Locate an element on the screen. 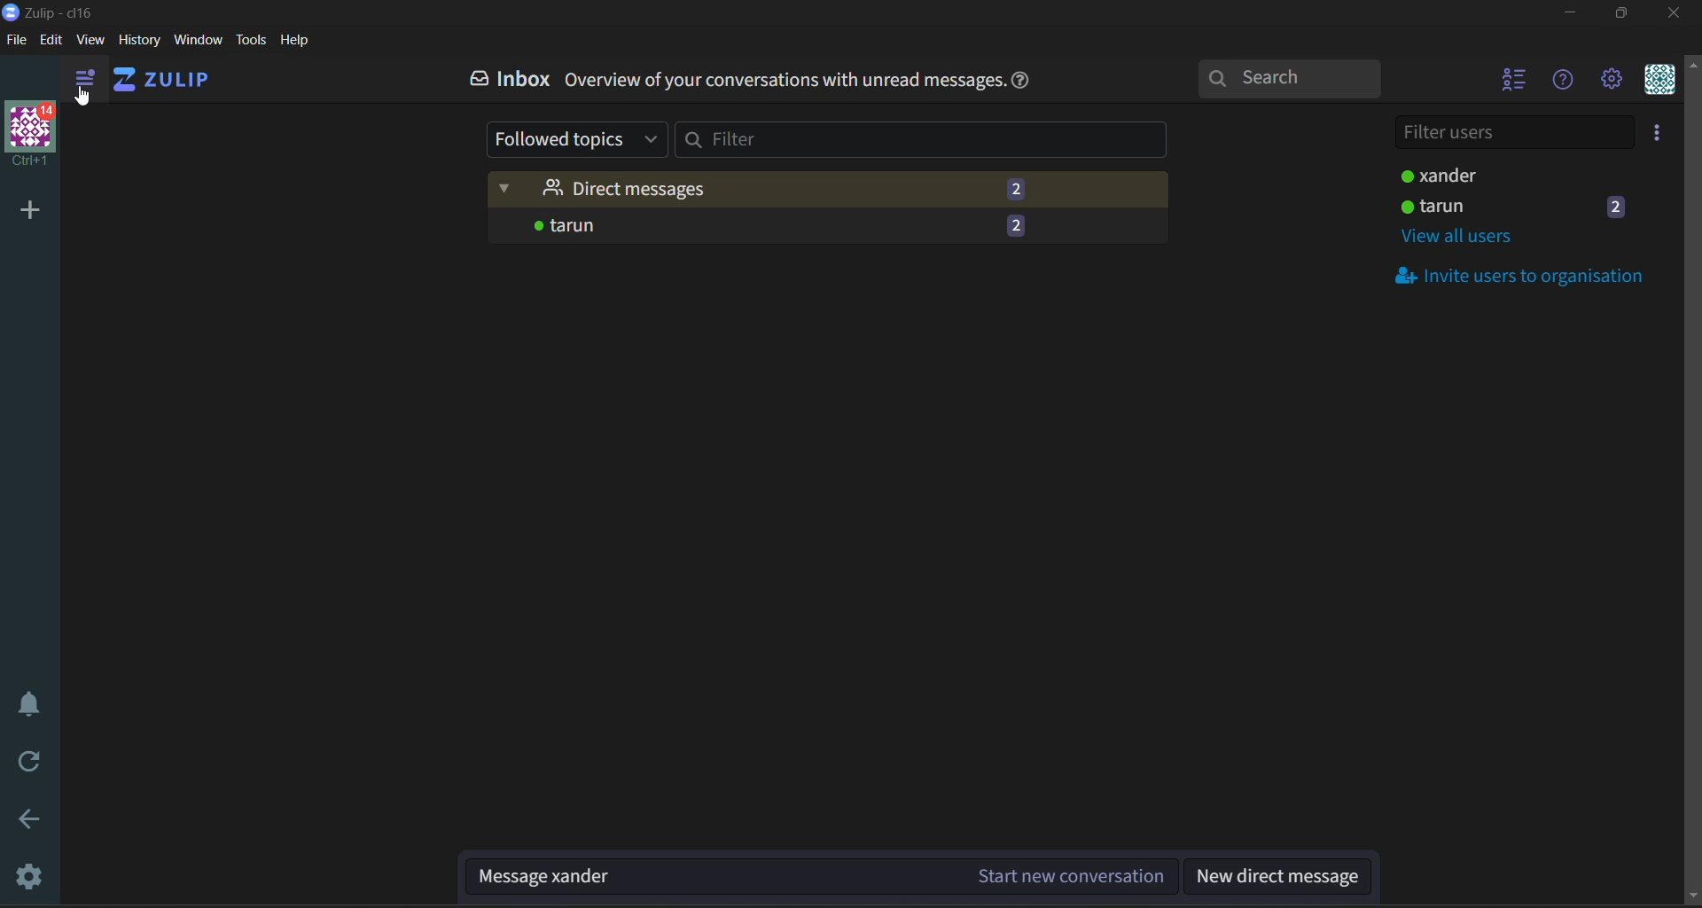  filter users is located at coordinates (1511, 135).